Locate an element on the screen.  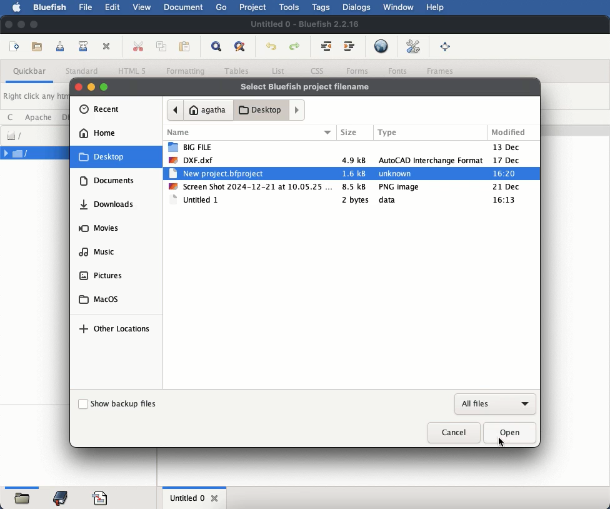
cut is located at coordinates (138, 46).